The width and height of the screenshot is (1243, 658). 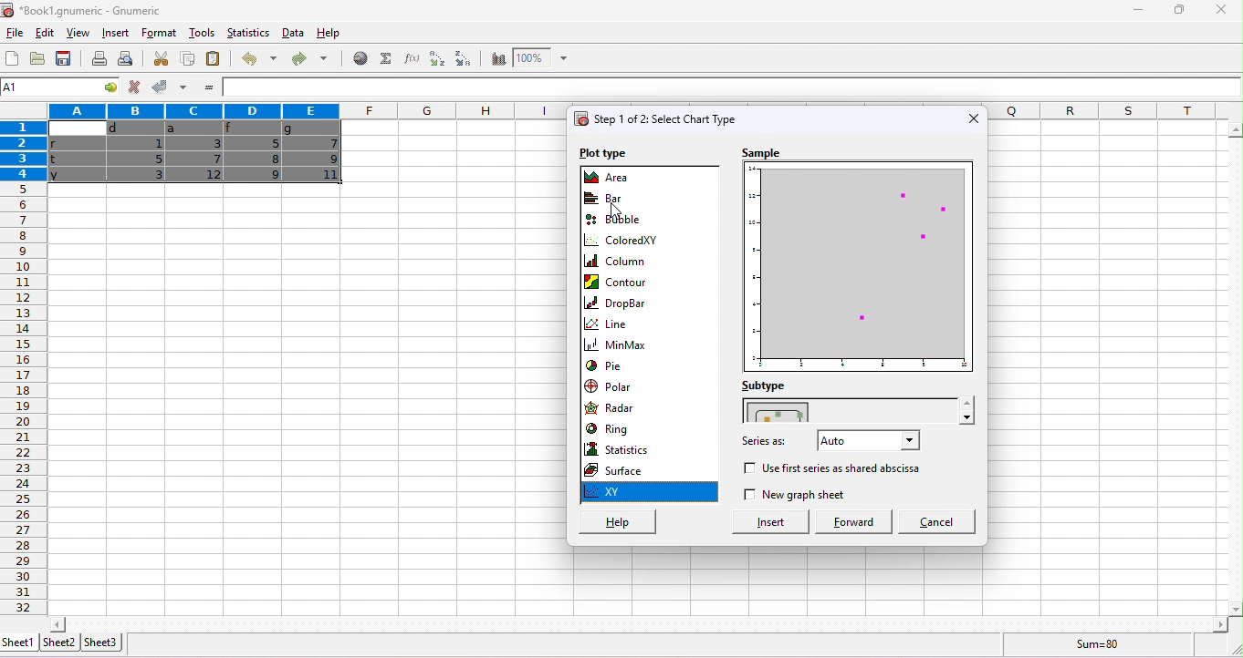 What do you see at coordinates (937, 523) in the screenshot?
I see `cancel` at bounding box center [937, 523].